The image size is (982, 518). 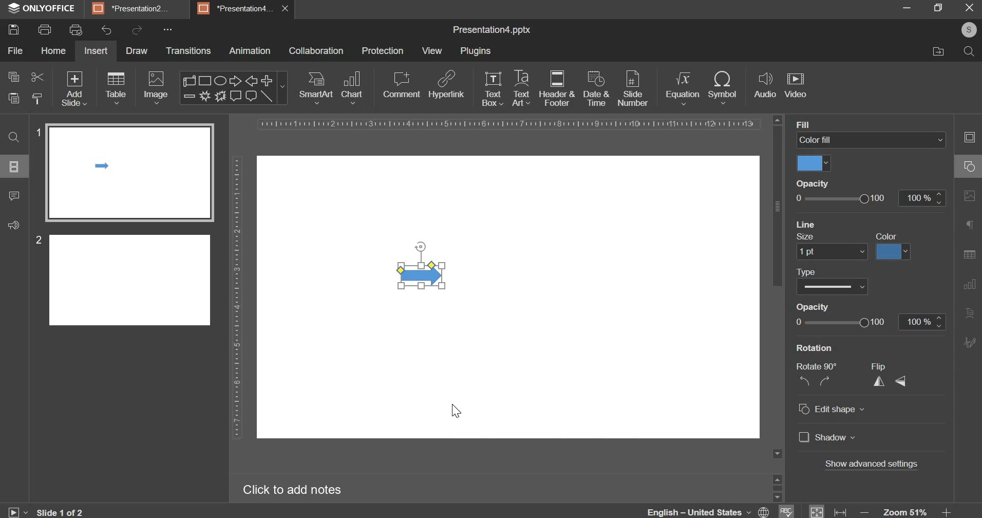 What do you see at coordinates (36, 98) in the screenshot?
I see `copy stlye` at bounding box center [36, 98].